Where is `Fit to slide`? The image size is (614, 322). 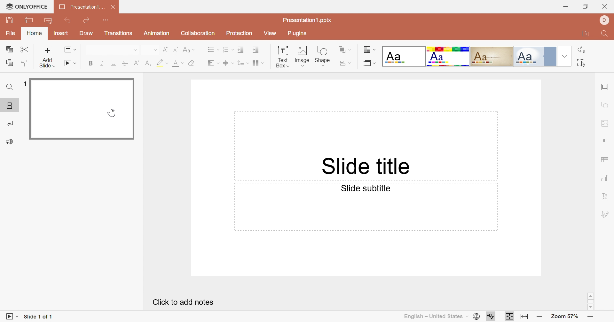
Fit to slide is located at coordinates (510, 317).